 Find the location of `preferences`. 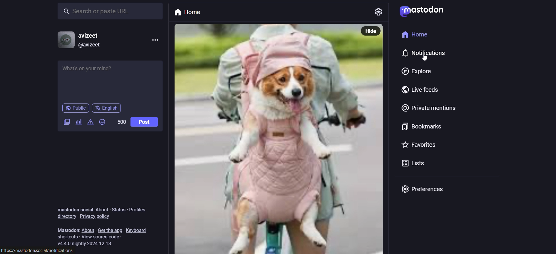

preferences is located at coordinates (422, 189).